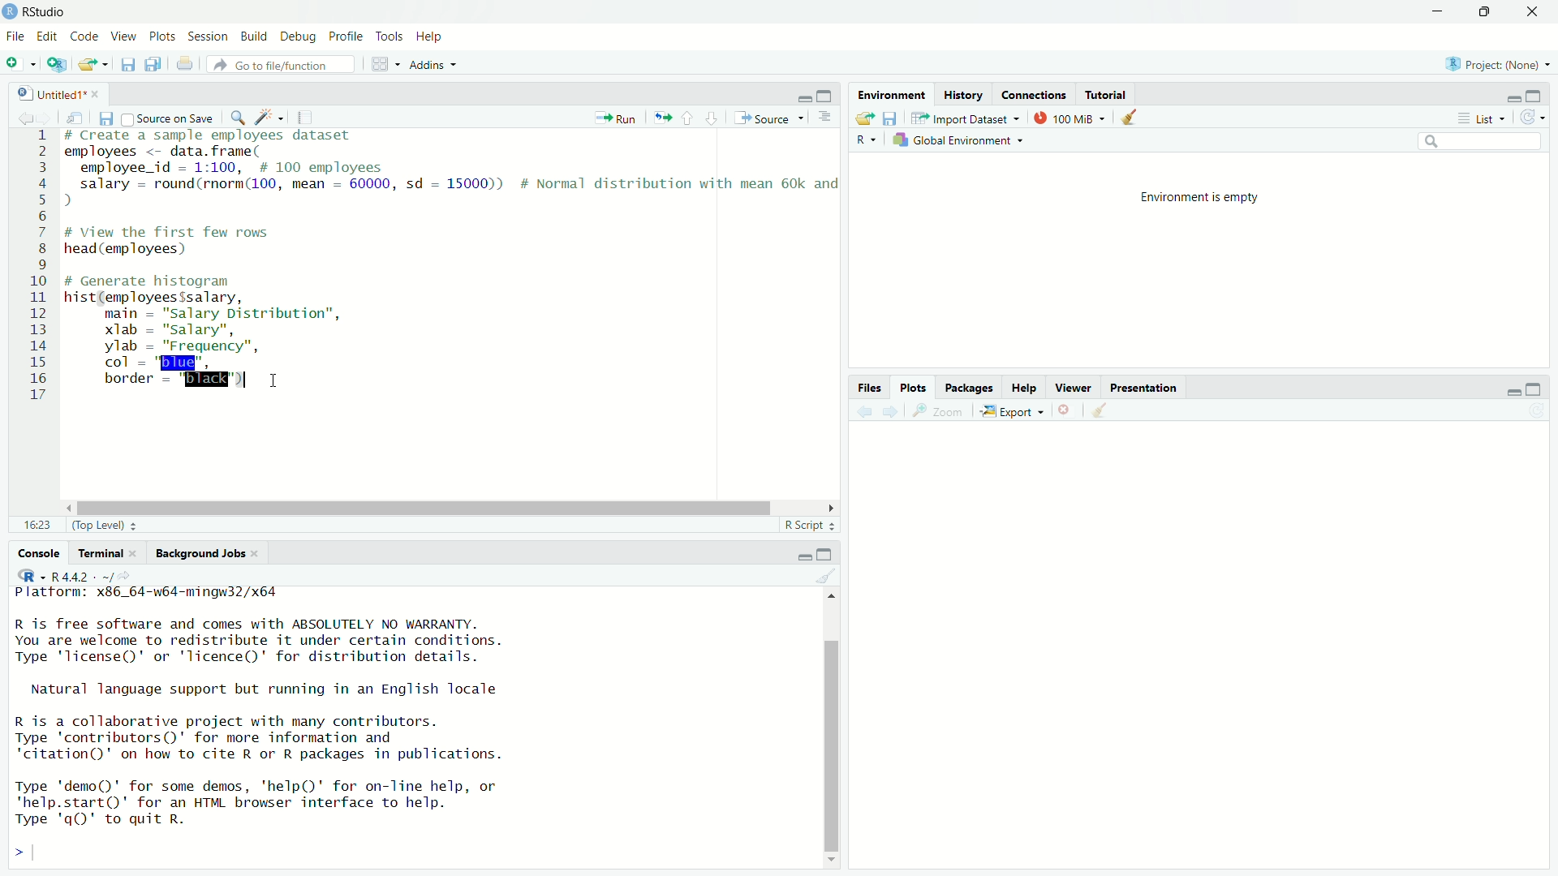 This screenshot has width=1558, height=876. What do you see at coordinates (169, 243) in the screenshot?
I see `# View the first few rows head (employees)` at bounding box center [169, 243].